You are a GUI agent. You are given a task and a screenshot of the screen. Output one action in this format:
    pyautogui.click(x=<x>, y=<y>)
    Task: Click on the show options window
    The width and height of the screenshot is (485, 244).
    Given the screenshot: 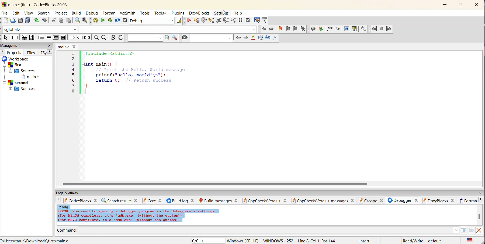 What is the action you would take?
    pyautogui.click(x=175, y=37)
    